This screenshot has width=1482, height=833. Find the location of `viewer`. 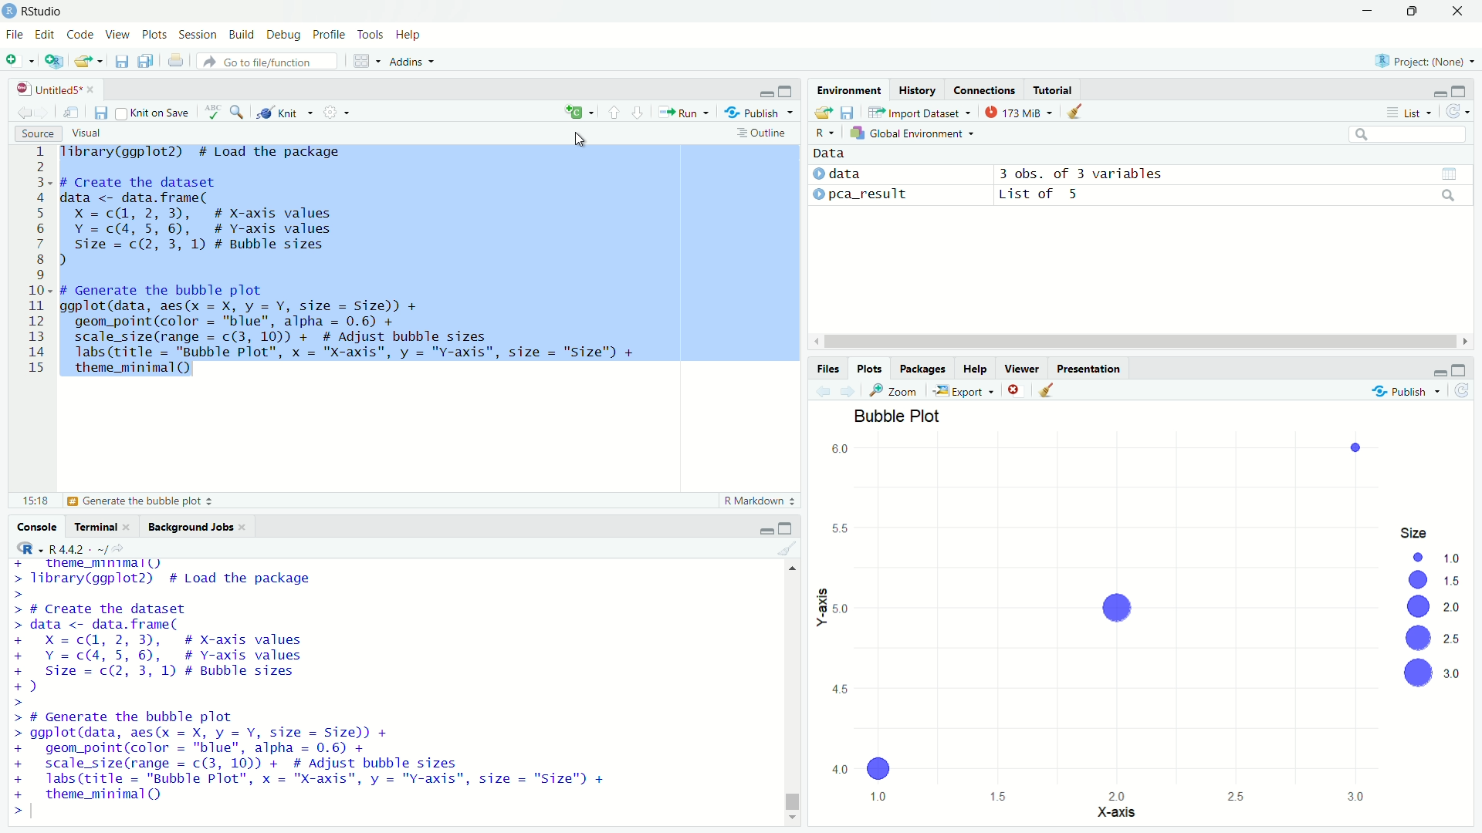

viewer is located at coordinates (1022, 369).